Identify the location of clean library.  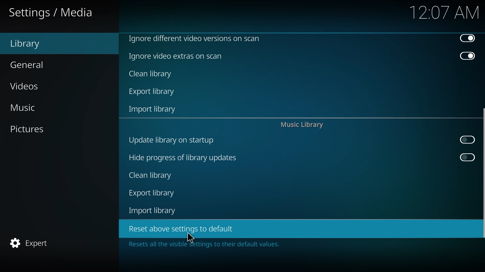
(151, 175).